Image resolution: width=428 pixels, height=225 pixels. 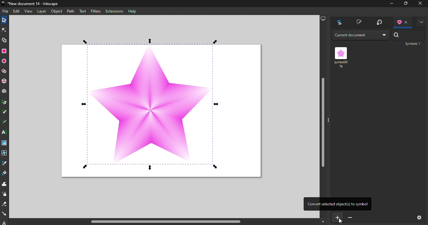 I want to click on Mesh tool, so click(x=4, y=153).